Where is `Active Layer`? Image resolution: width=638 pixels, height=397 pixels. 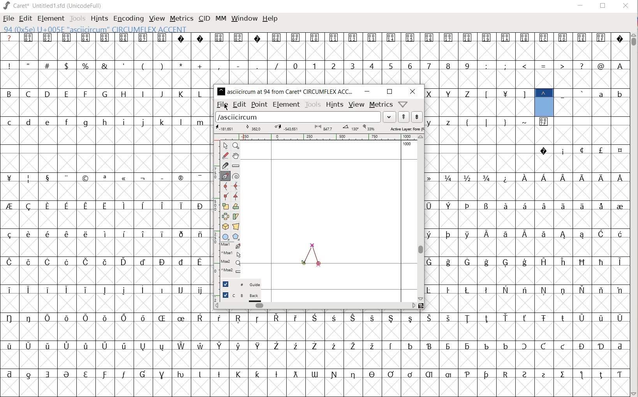
Active Layer is located at coordinates (319, 128).